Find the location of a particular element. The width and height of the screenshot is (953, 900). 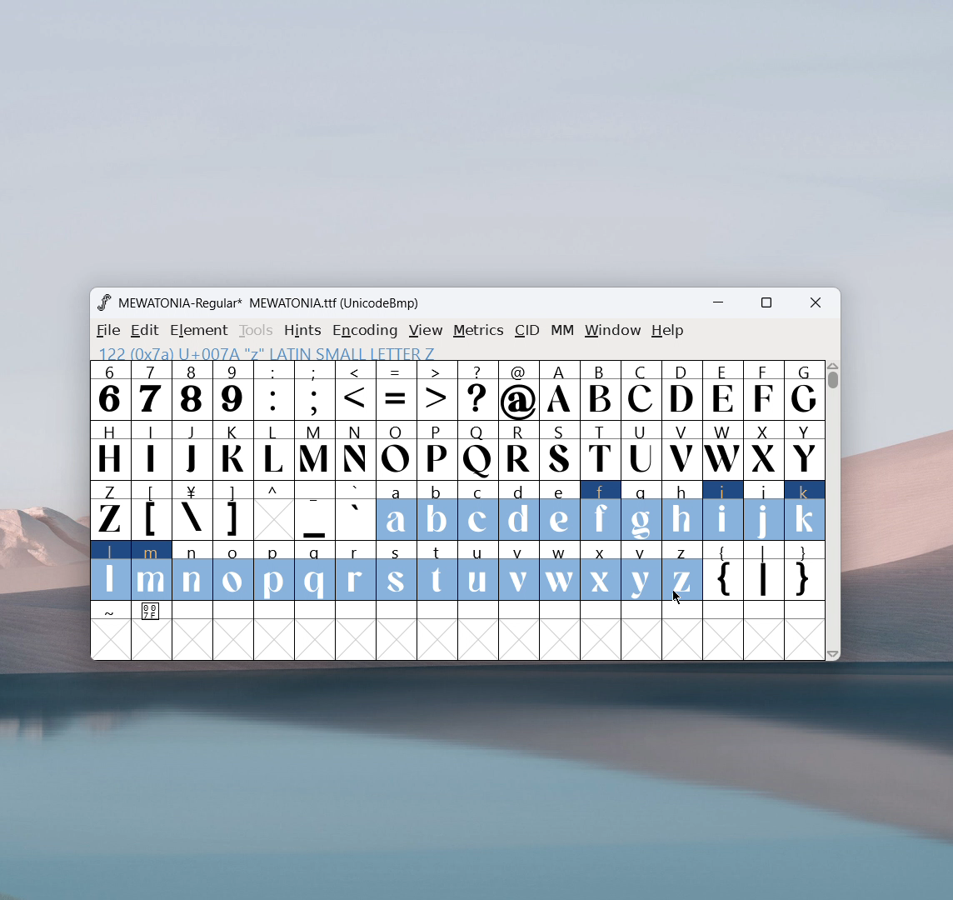

help is located at coordinates (668, 331).